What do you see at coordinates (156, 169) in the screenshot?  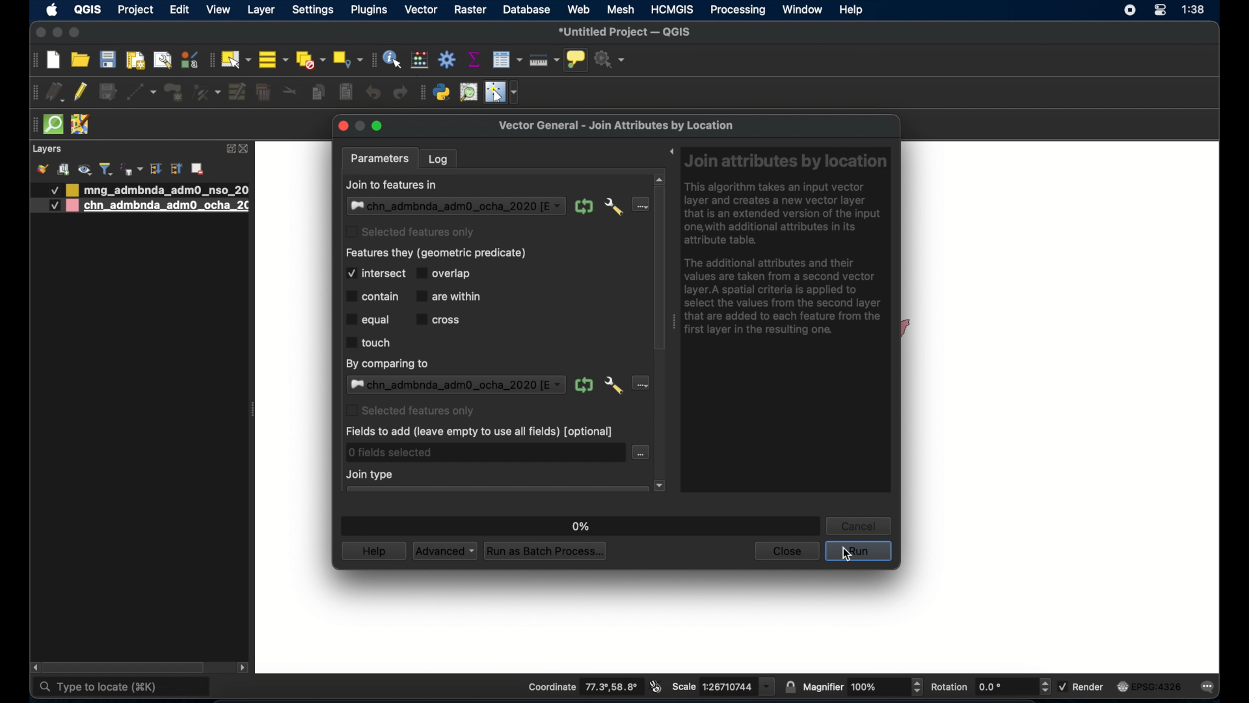 I see `expand` at bounding box center [156, 169].